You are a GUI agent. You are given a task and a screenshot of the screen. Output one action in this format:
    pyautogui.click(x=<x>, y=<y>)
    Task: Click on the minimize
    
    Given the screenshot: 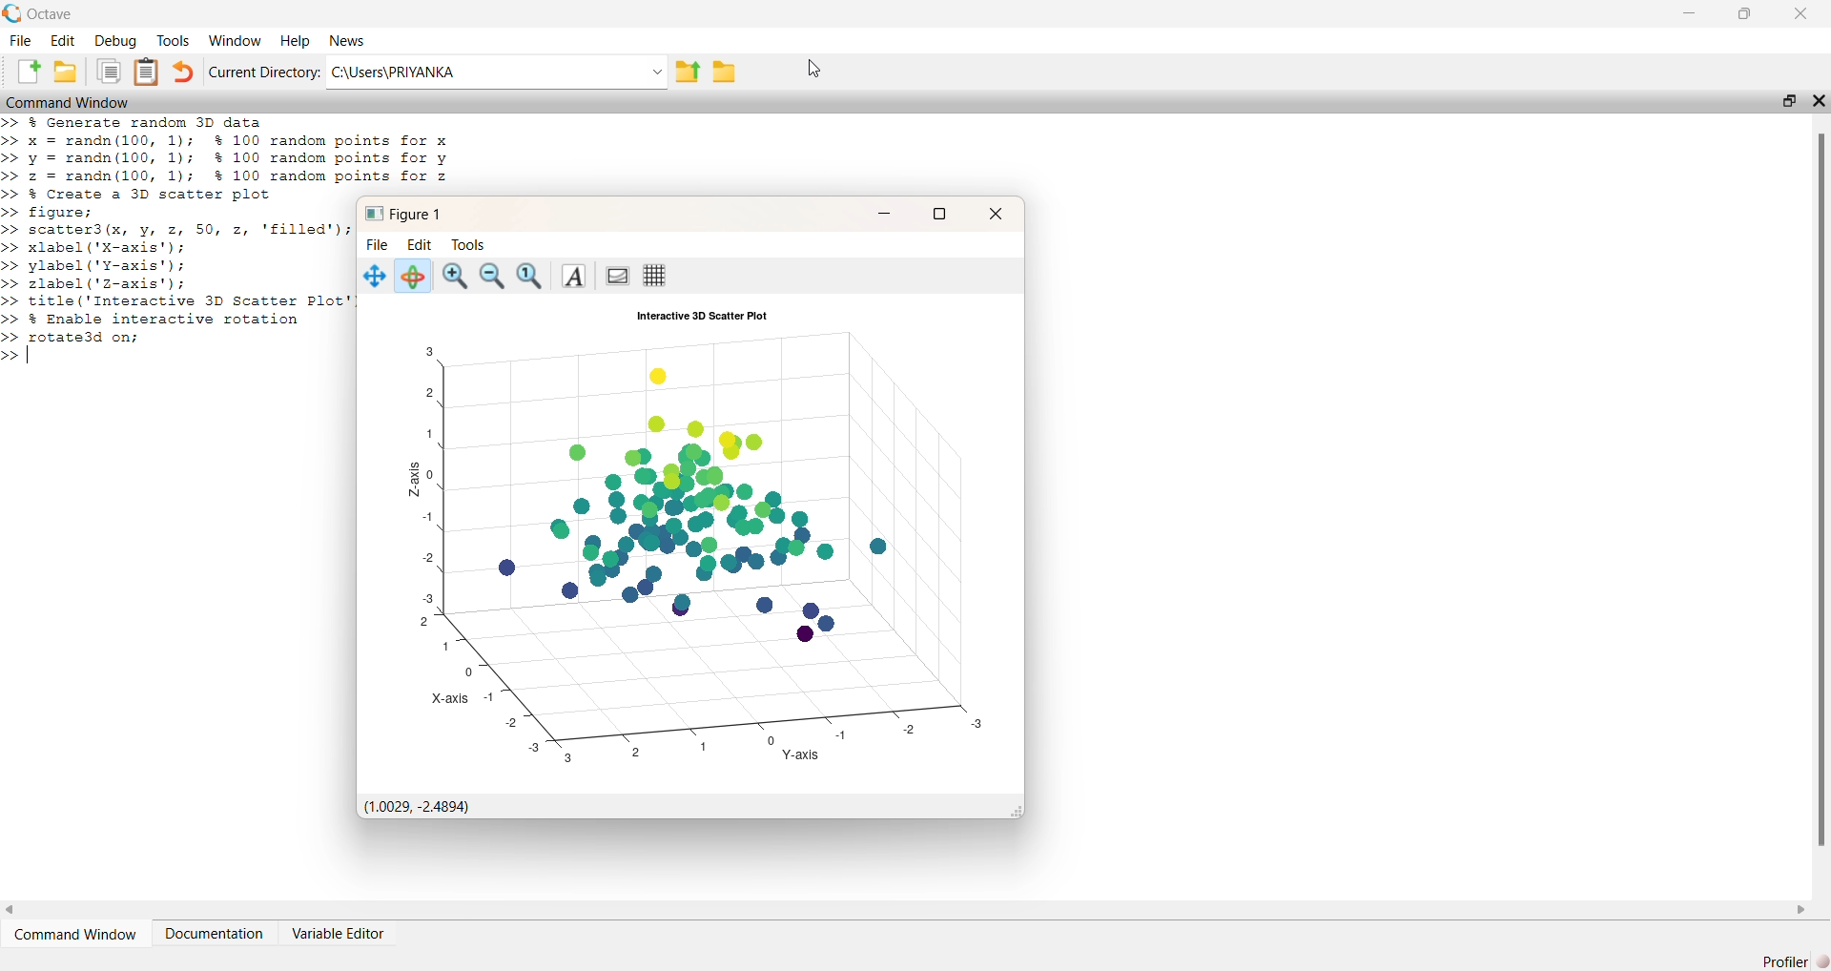 What is the action you would take?
    pyautogui.click(x=883, y=213)
    